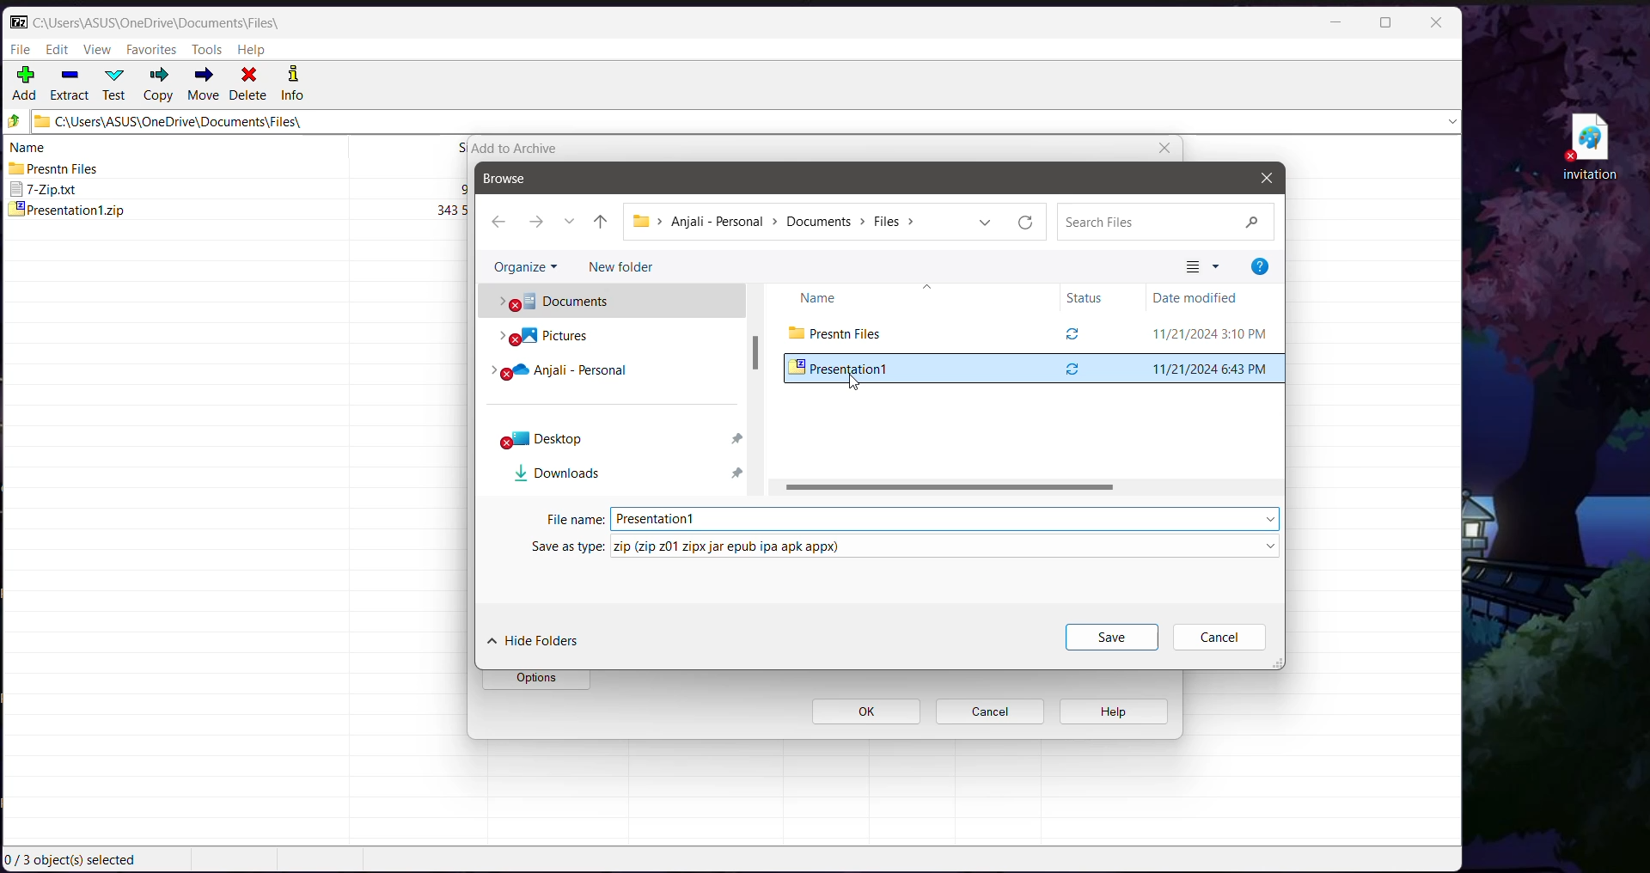 Image resolution: width=1650 pixels, height=873 pixels. Describe the element at coordinates (1164, 222) in the screenshot. I see `Search` at that location.